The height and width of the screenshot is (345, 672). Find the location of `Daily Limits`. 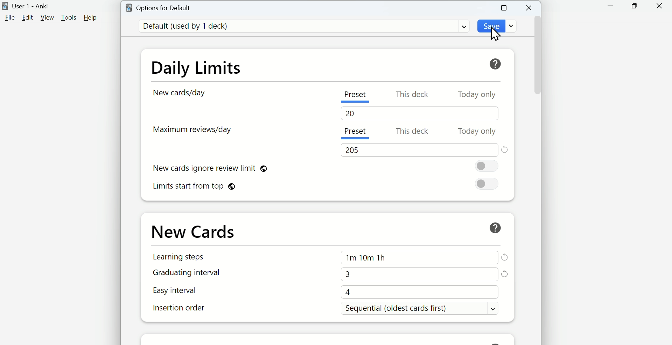

Daily Limits is located at coordinates (204, 66).